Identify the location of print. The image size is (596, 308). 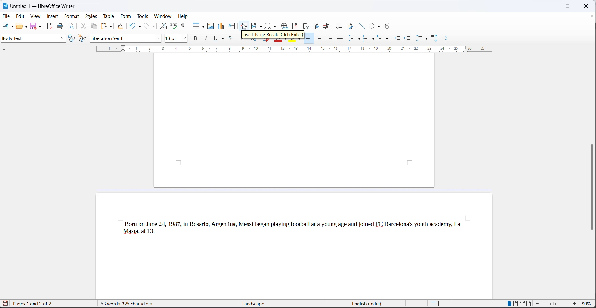
(60, 26).